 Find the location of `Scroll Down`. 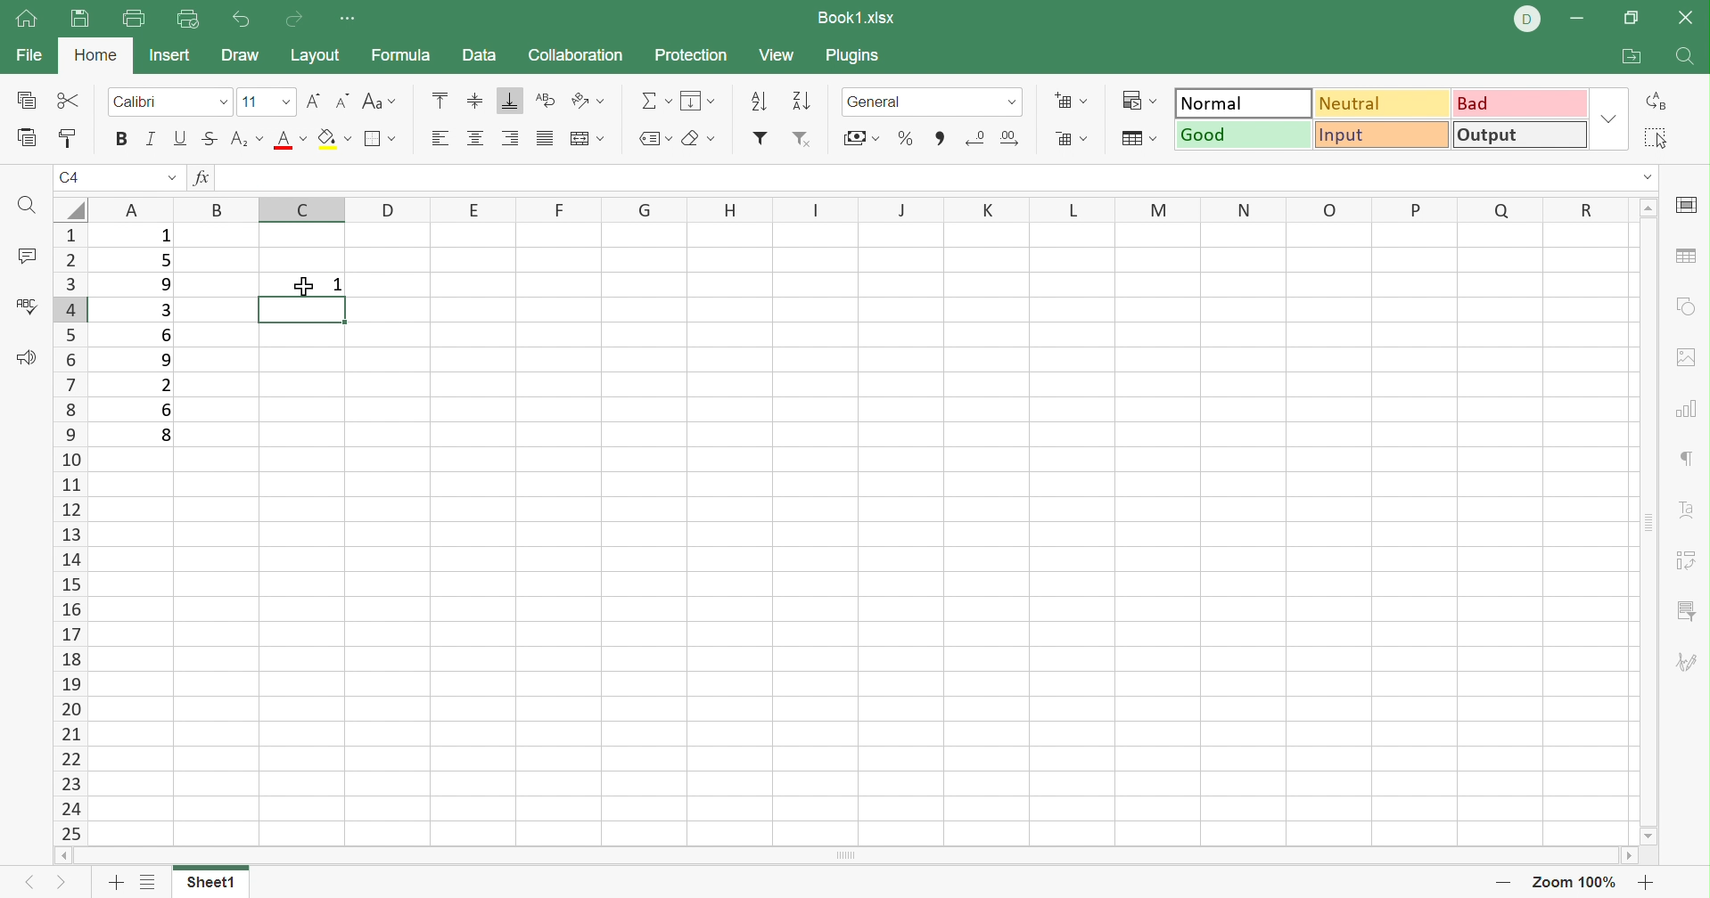

Scroll Down is located at coordinates (1652, 835).